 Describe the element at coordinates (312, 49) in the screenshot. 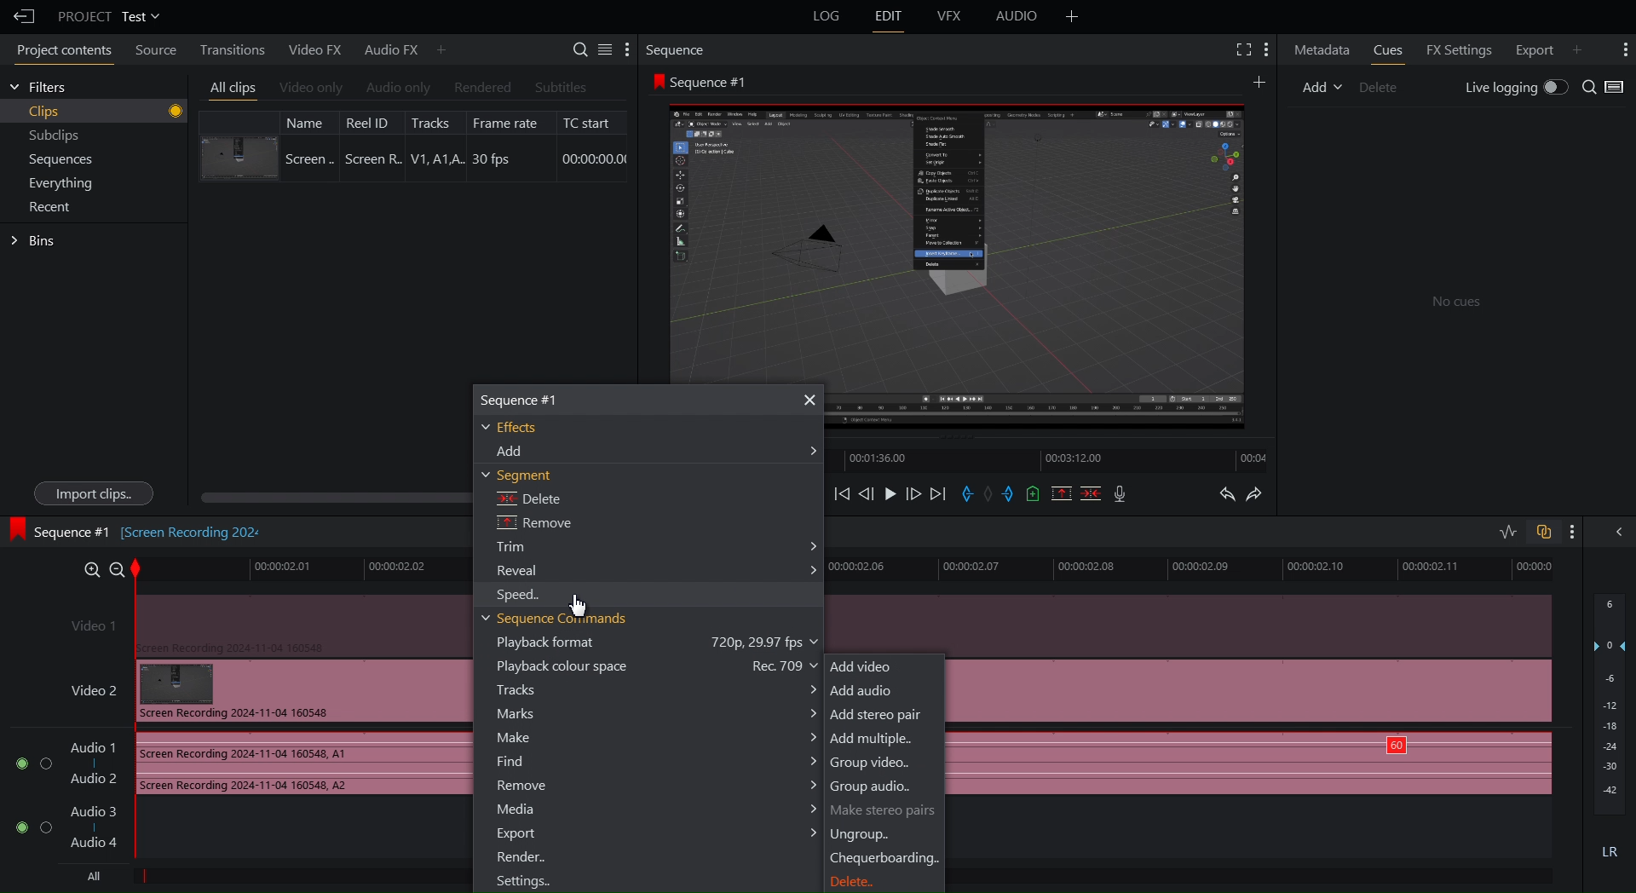

I see `Video FX` at that location.